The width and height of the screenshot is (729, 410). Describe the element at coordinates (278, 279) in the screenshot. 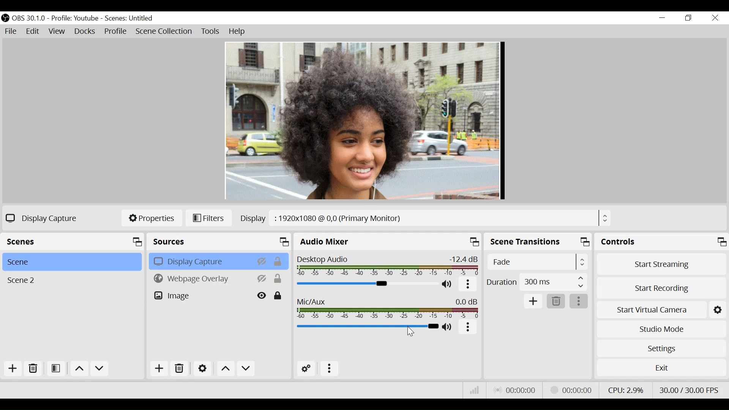

I see `(un)lock` at that location.